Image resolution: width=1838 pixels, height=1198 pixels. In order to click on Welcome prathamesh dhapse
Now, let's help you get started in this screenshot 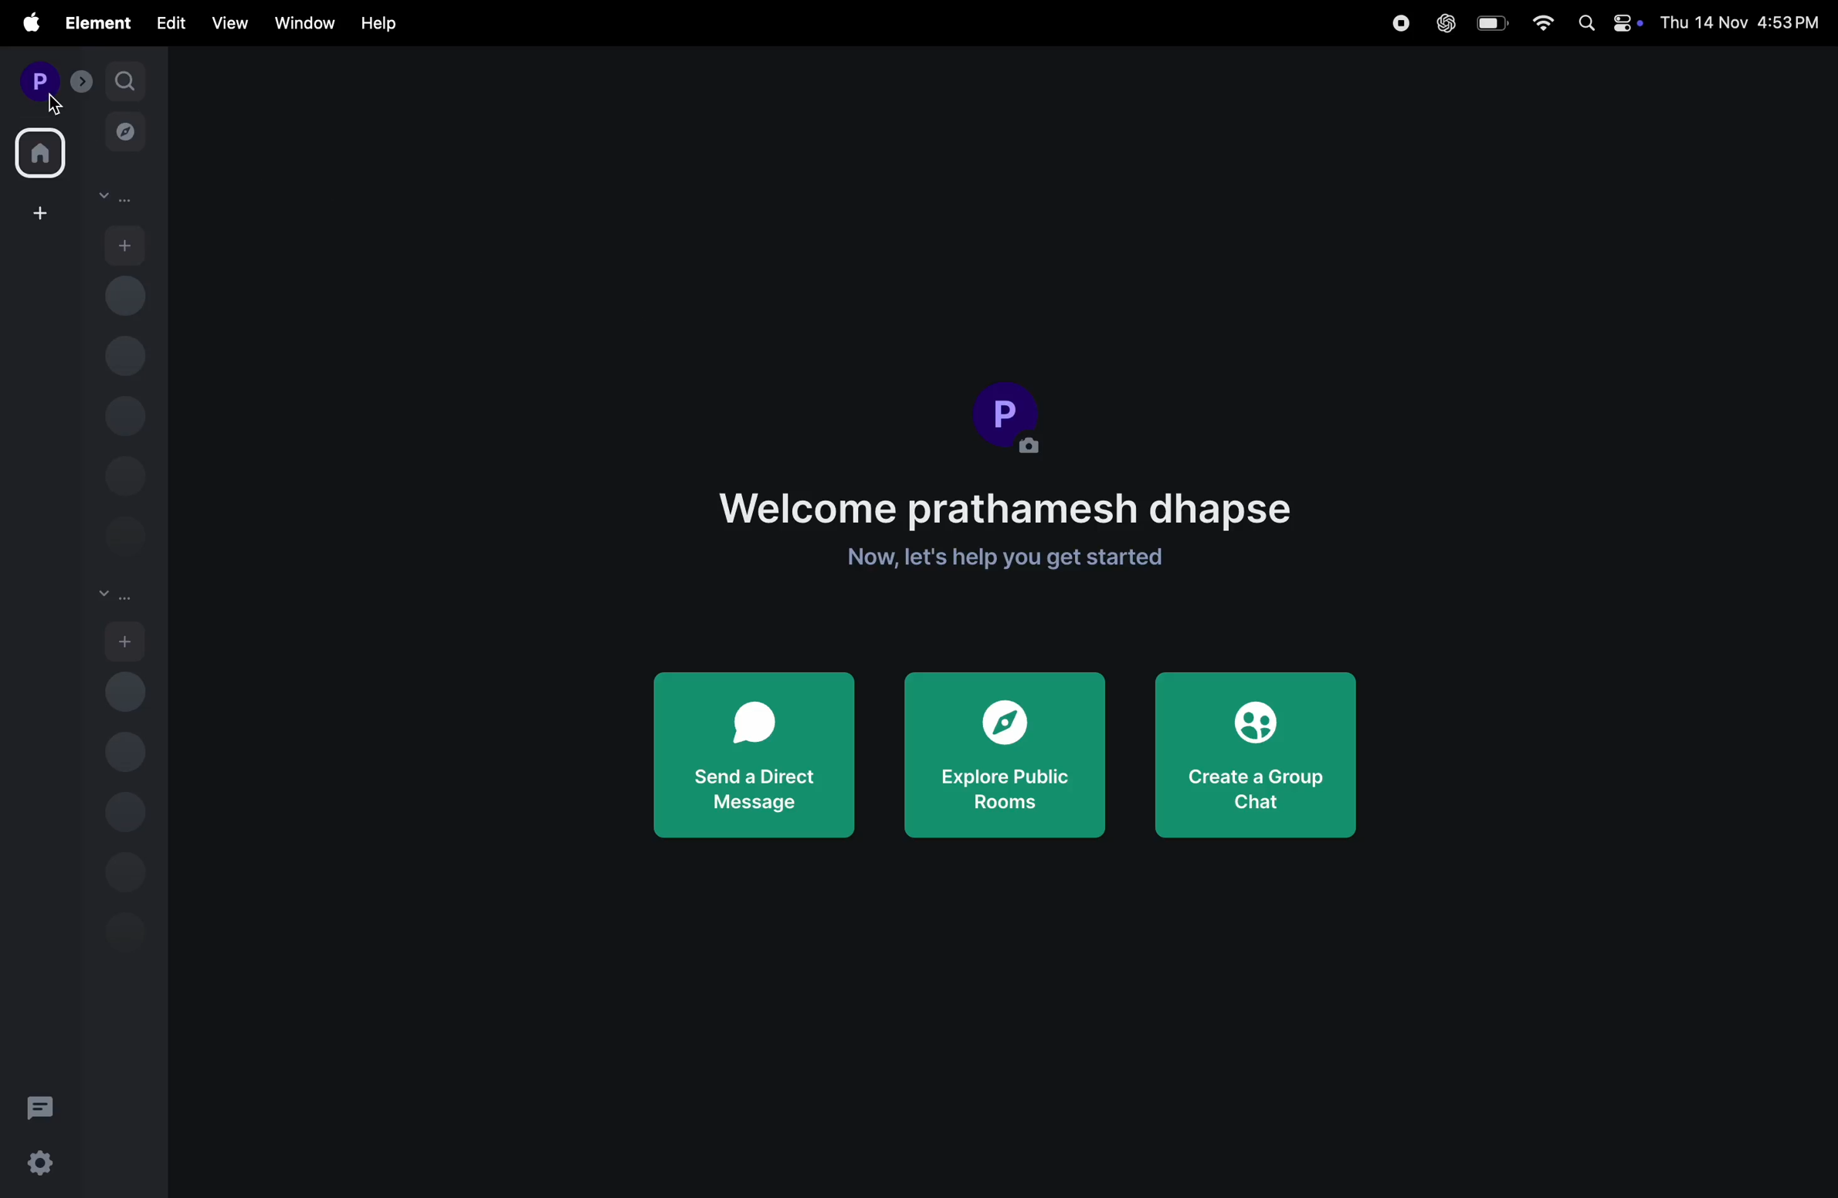, I will do `click(1009, 525)`.